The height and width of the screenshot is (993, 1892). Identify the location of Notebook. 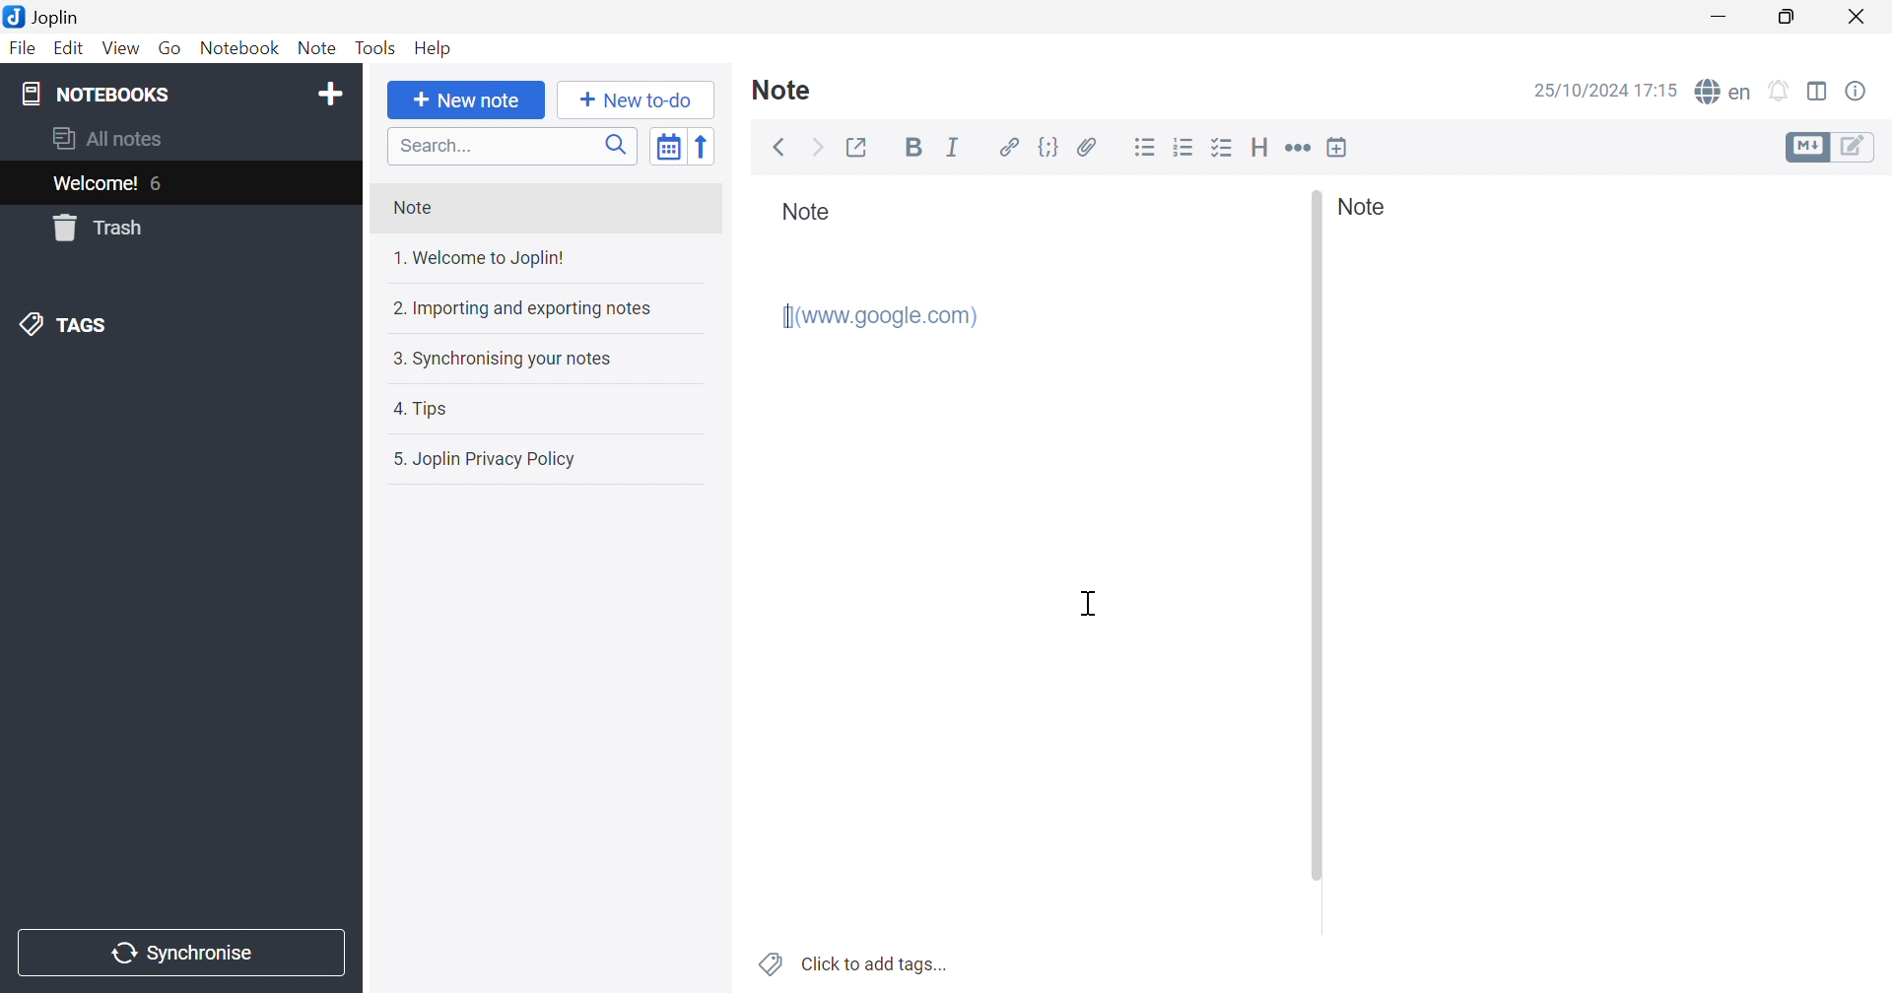
(240, 48).